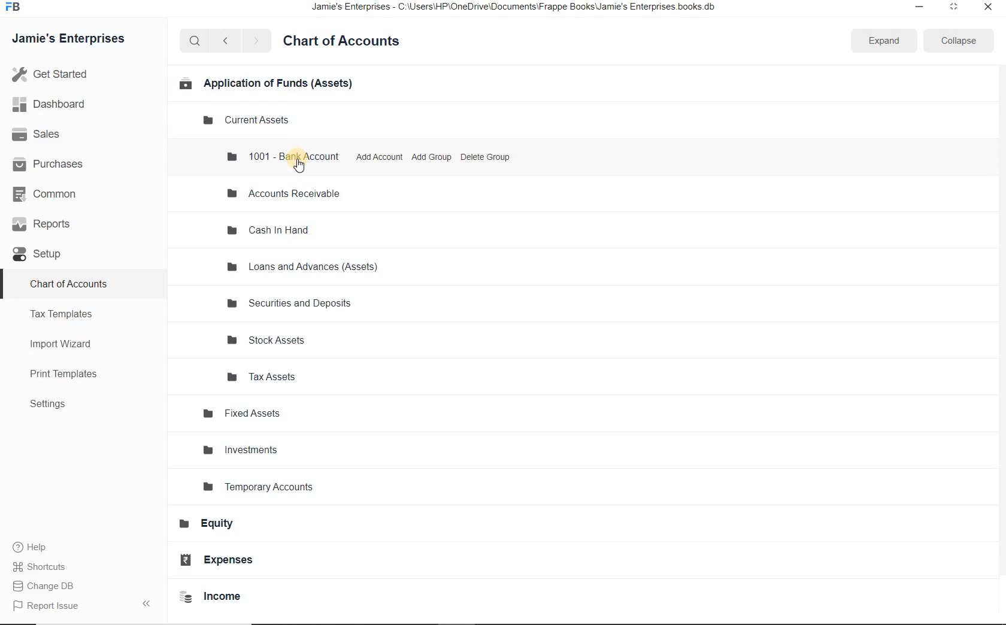 Image resolution: width=1006 pixels, height=625 pixels. Describe the element at coordinates (247, 413) in the screenshot. I see `Fixed Assets` at that location.